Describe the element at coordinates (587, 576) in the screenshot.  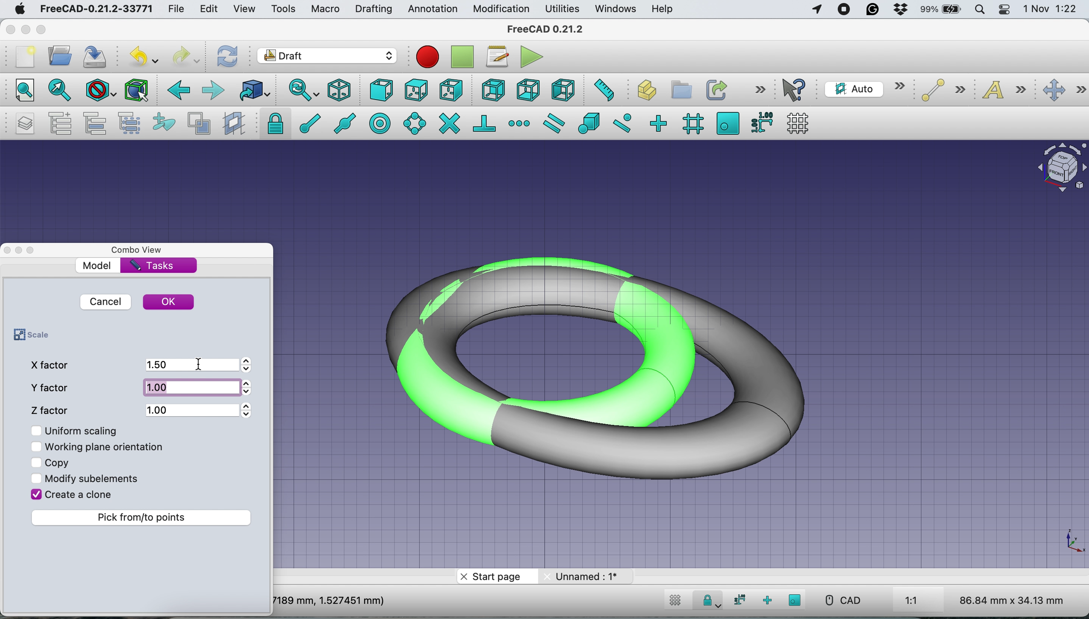
I see `unnamed: 1*` at that location.